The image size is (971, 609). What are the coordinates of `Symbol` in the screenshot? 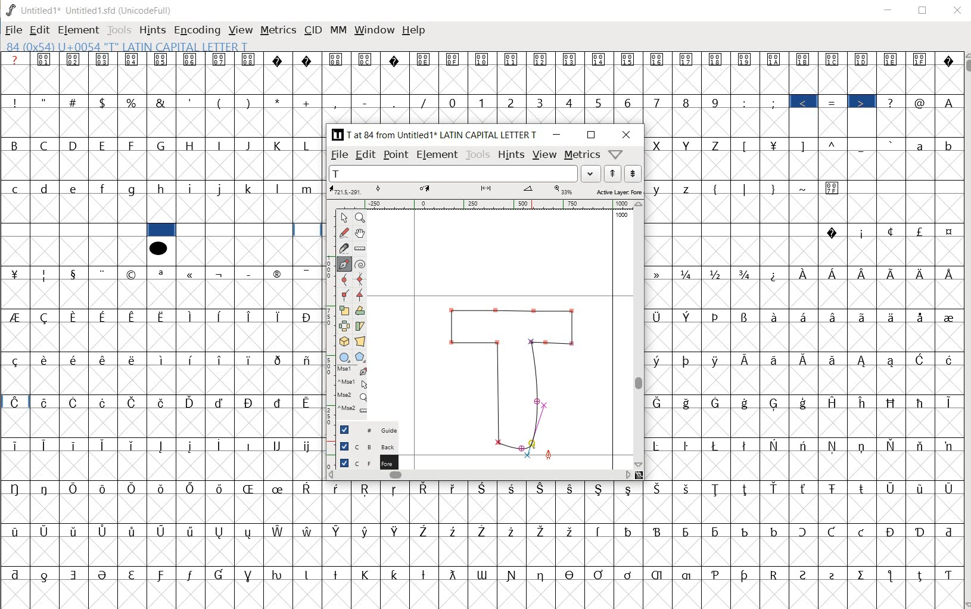 It's located at (863, 487).